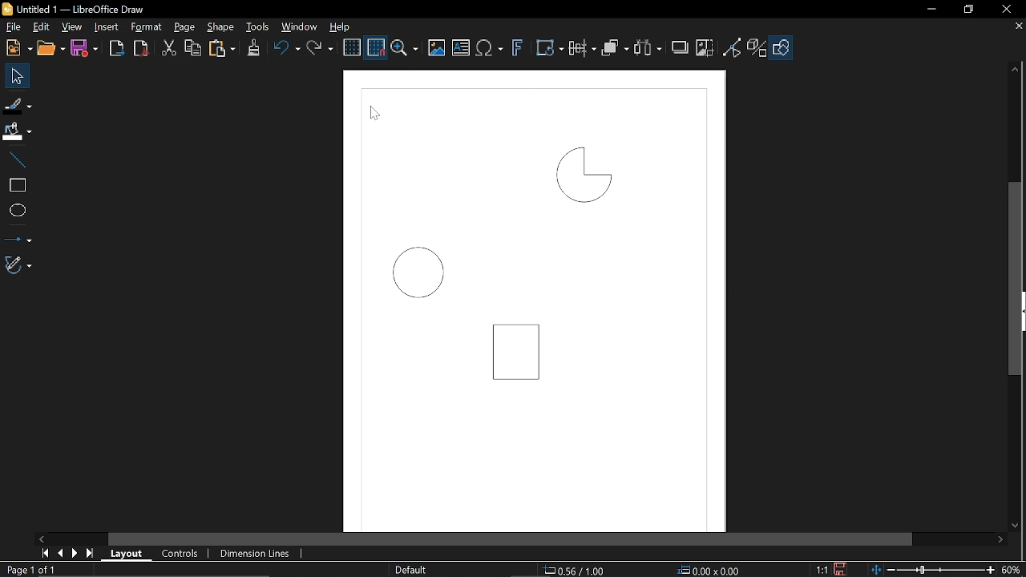  What do you see at coordinates (757, 48) in the screenshot?
I see `Toggle extrusion` at bounding box center [757, 48].